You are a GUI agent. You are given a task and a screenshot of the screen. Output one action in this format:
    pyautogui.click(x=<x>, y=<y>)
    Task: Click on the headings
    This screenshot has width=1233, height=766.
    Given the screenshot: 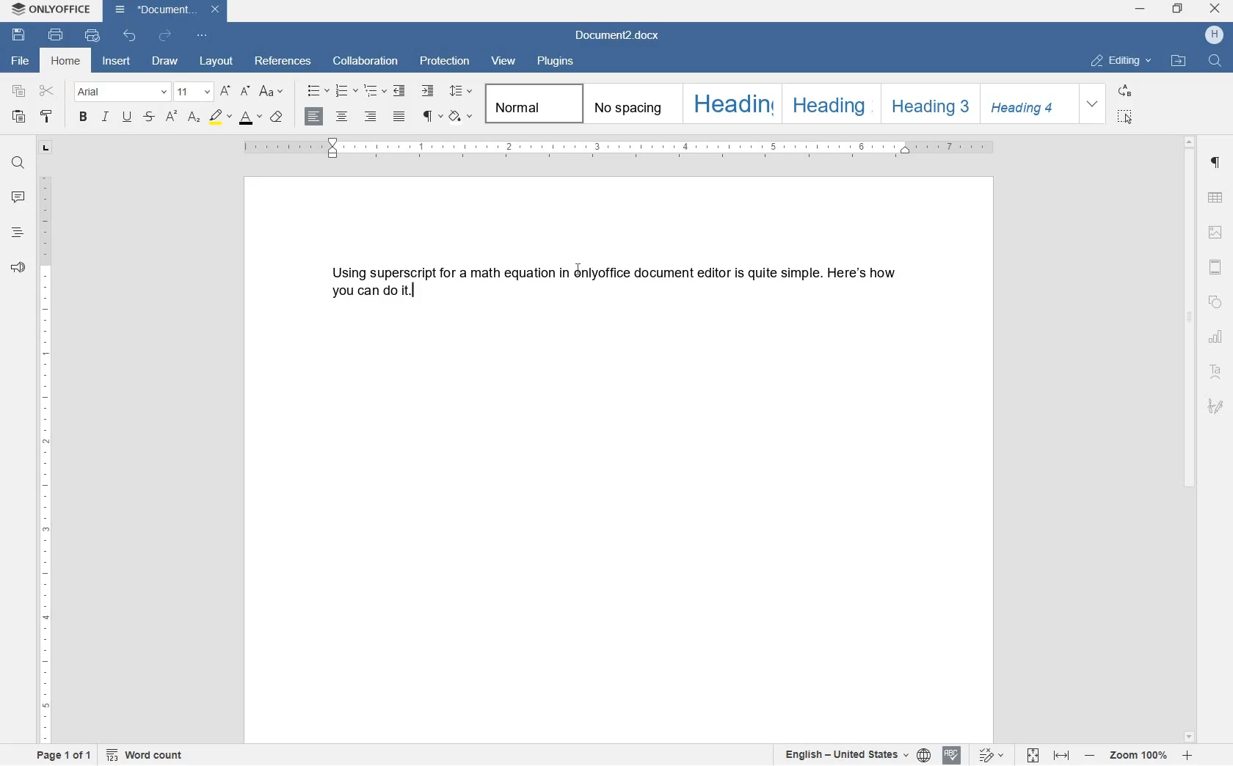 What is the action you would take?
    pyautogui.click(x=18, y=233)
    